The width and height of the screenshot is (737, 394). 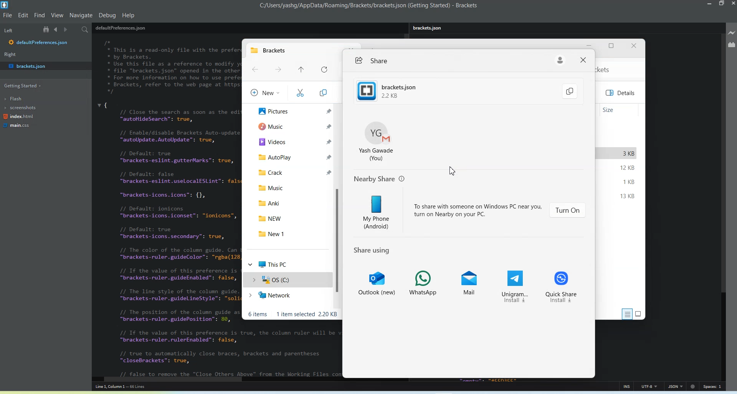 I want to click on OS, so click(x=287, y=280).